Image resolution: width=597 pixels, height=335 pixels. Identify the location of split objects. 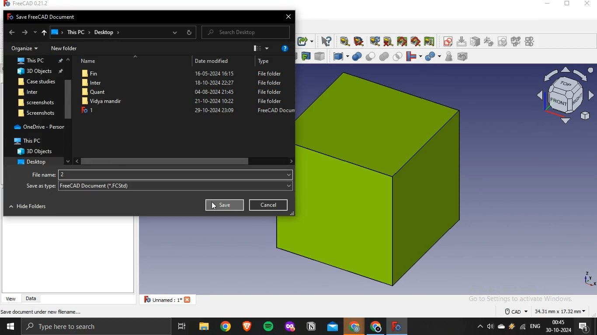
(432, 56).